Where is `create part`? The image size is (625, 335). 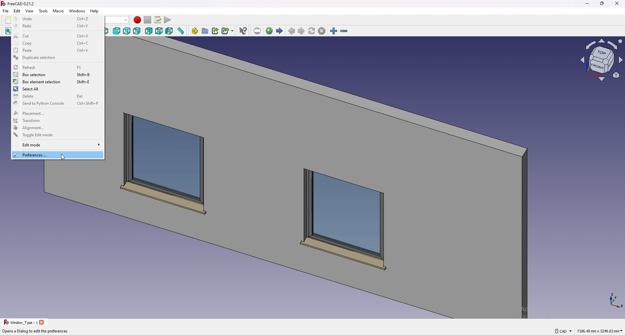
create part is located at coordinates (195, 31).